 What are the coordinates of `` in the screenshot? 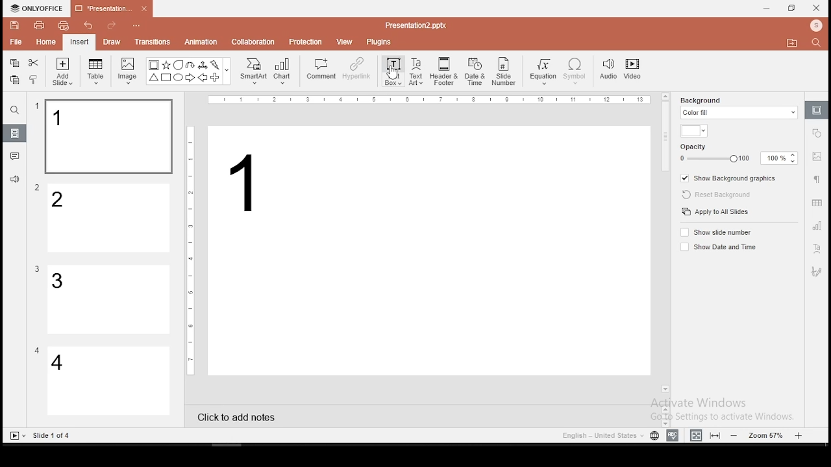 It's located at (38, 188).